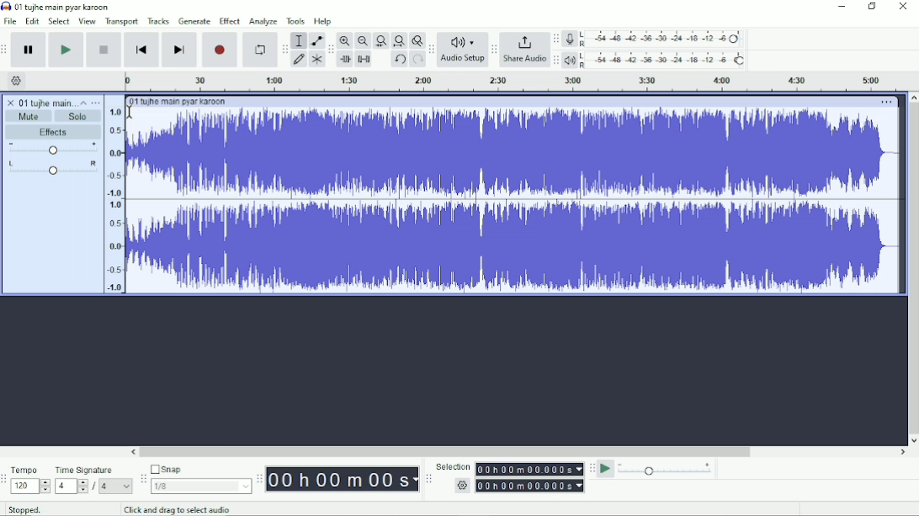  I want to click on Stop, so click(104, 50).